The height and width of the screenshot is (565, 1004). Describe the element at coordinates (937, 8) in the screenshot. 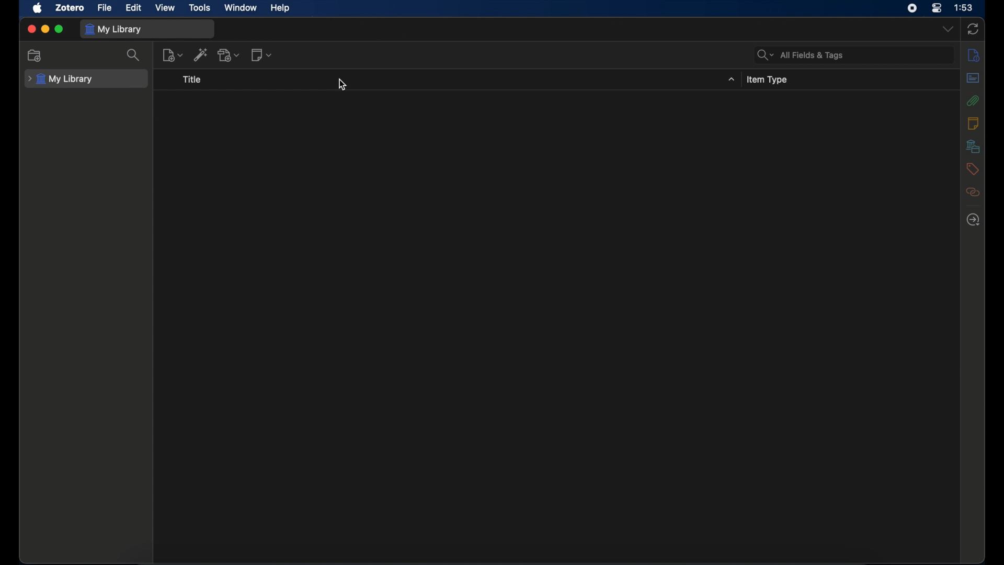

I see `control center` at that location.